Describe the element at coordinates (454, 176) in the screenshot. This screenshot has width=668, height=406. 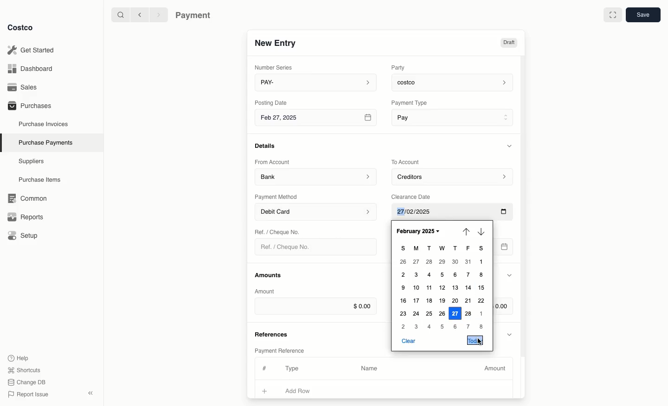
I see `Creditors` at that location.